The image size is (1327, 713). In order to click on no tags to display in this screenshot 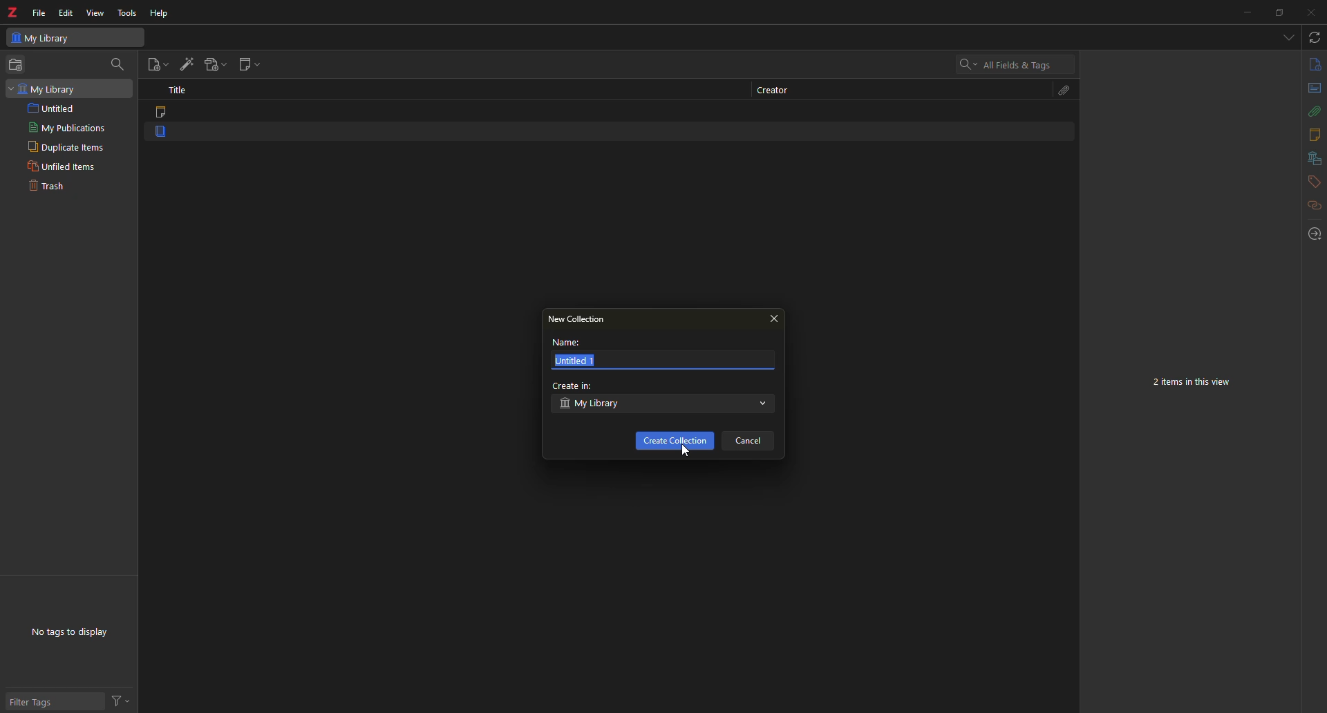, I will do `click(75, 631)`.